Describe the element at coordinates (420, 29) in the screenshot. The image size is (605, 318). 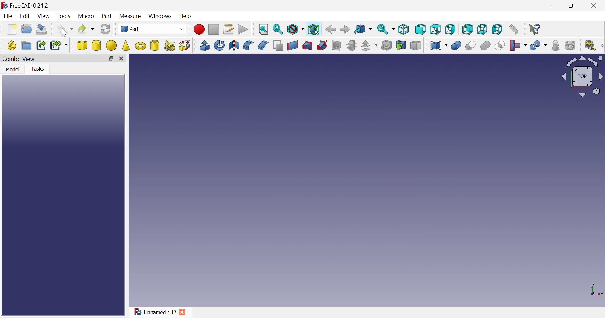
I see `Front` at that location.